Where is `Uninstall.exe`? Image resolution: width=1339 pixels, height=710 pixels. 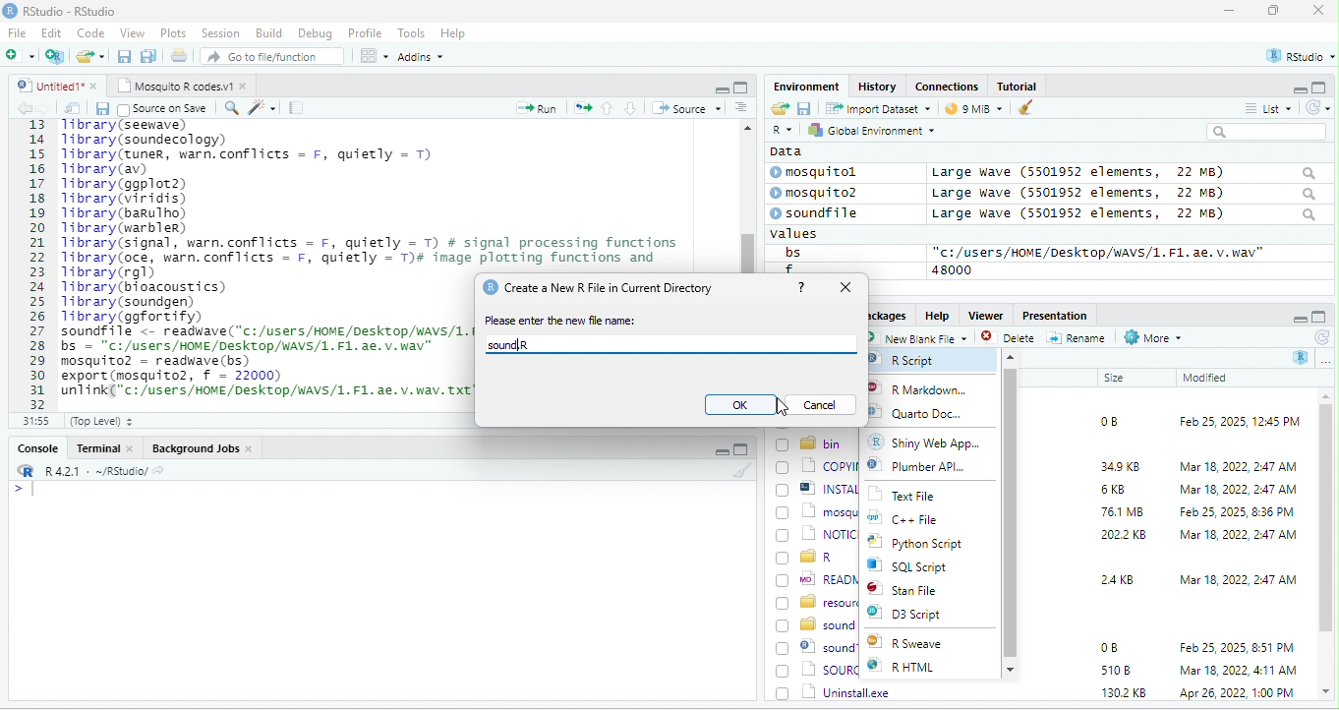 Uninstall.exe is located at coordinates (835, 691).